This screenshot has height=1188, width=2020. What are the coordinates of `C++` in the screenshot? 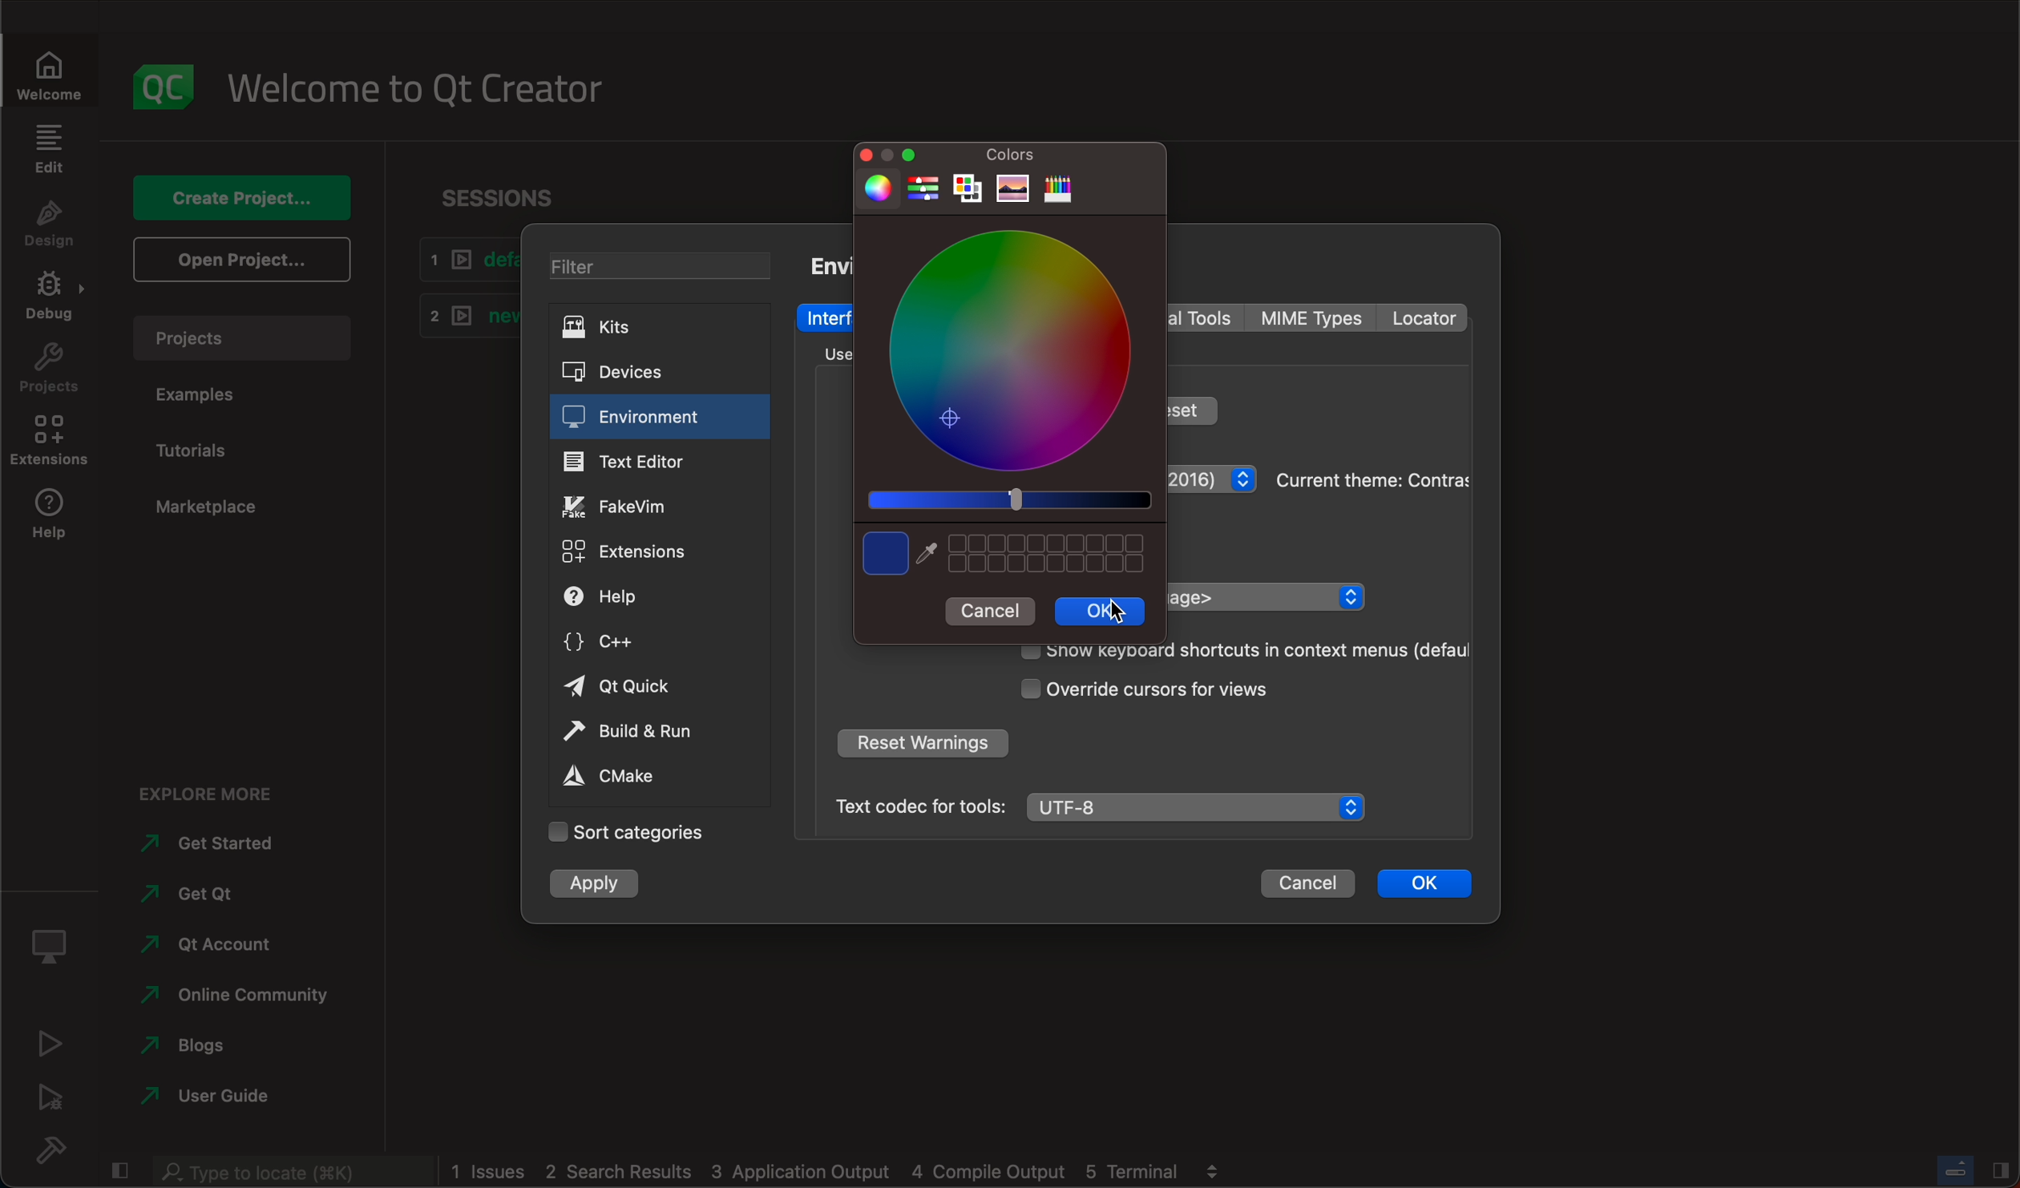 It's located at (652, 639).